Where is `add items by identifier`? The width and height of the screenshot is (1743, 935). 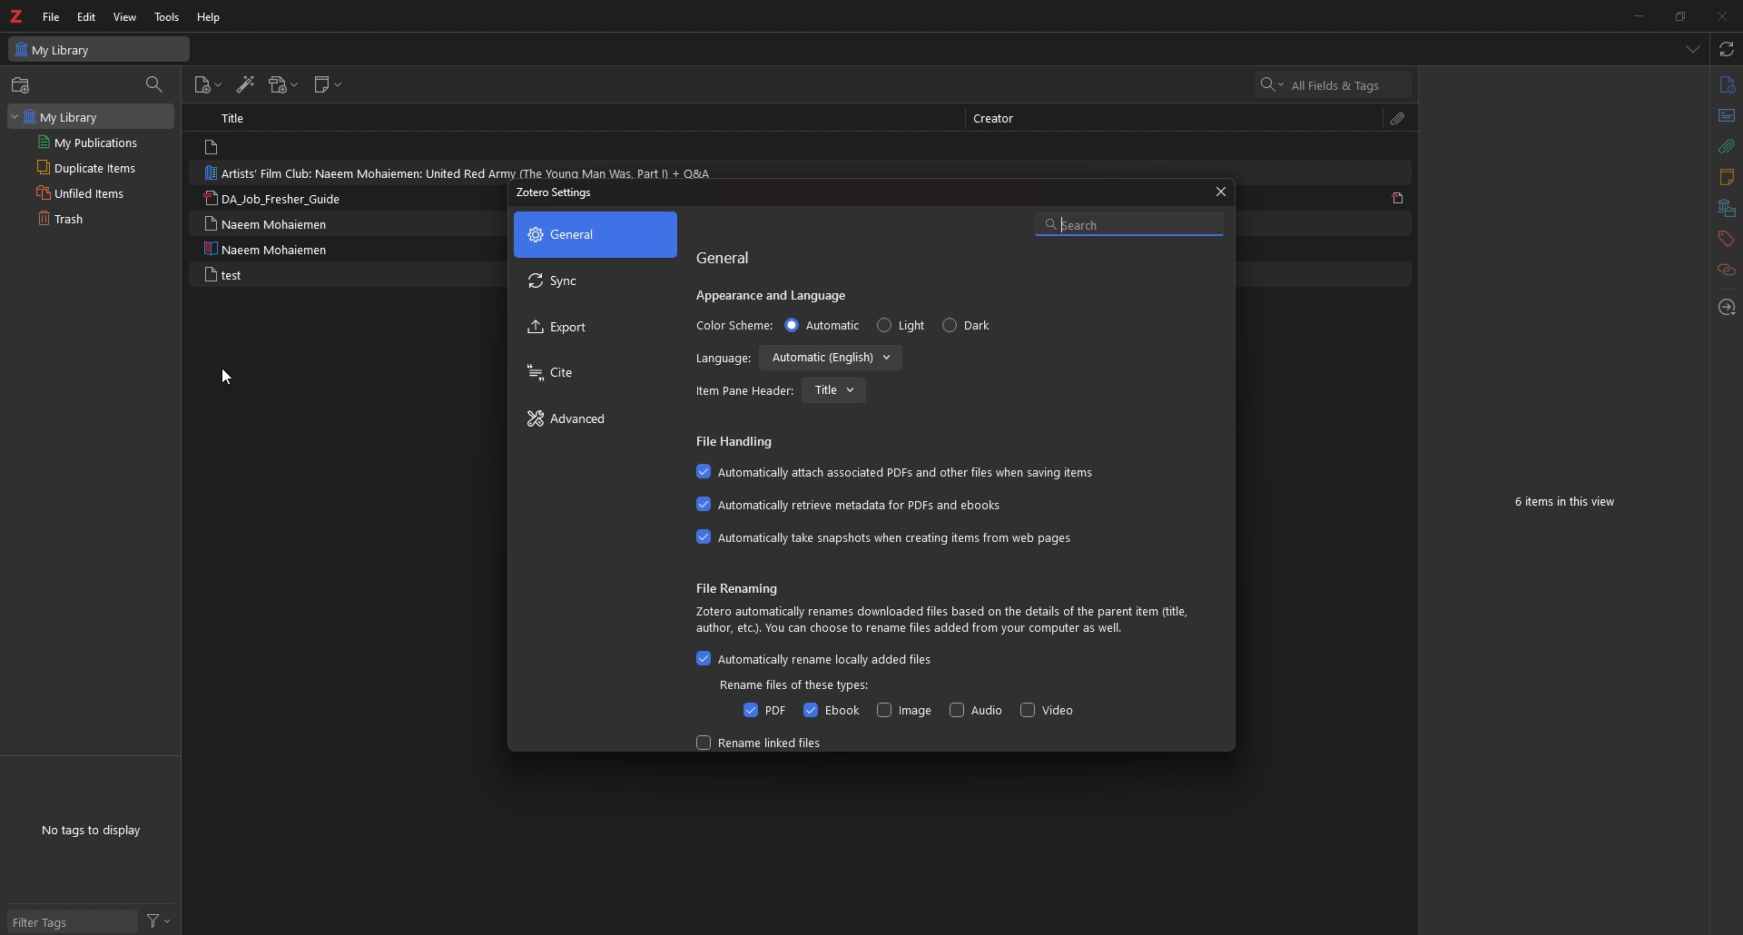
add items by identifier is located at coordinates (246, 86).